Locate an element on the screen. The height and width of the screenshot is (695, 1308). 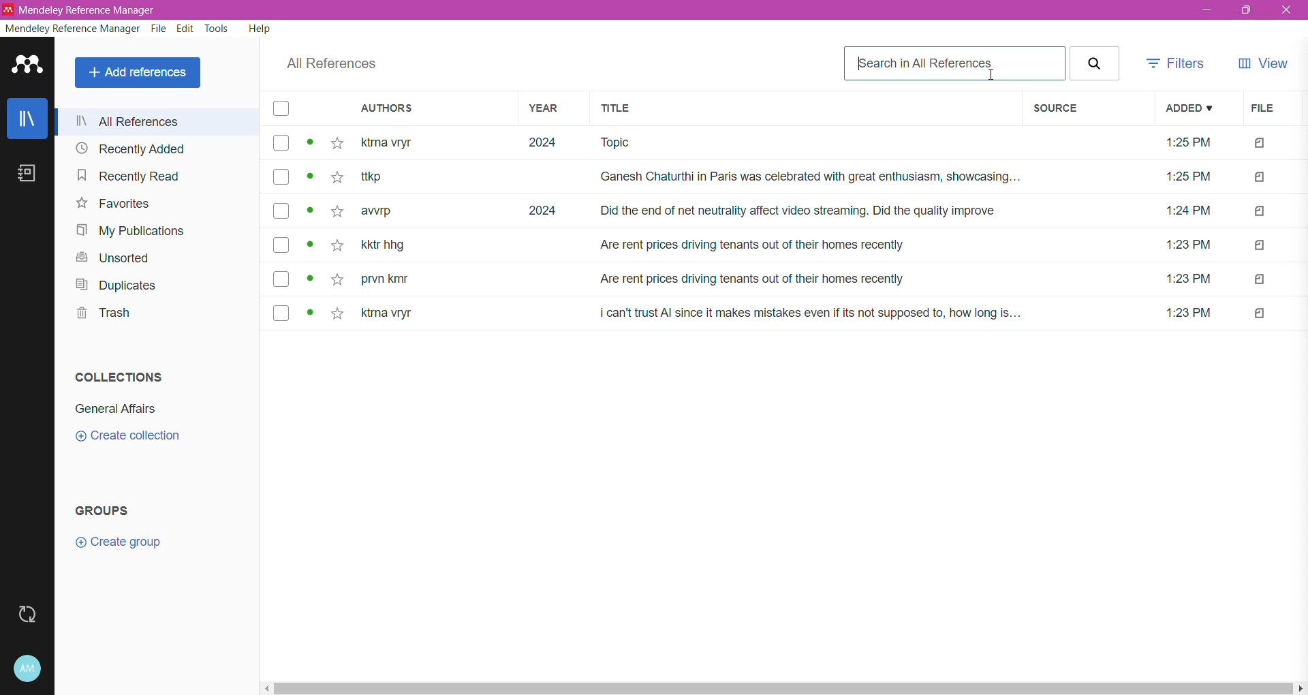
Authors is located at coordinates (425, 110).